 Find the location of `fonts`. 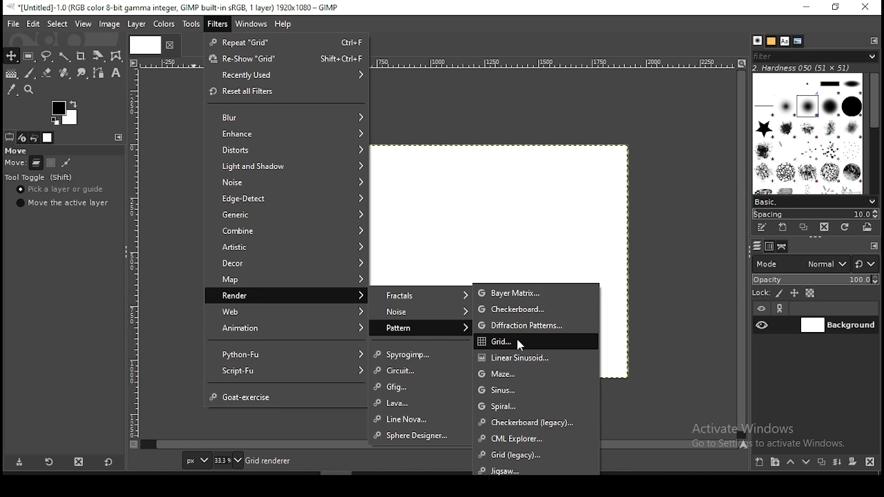

fonts is located at coordinates (785, 41).